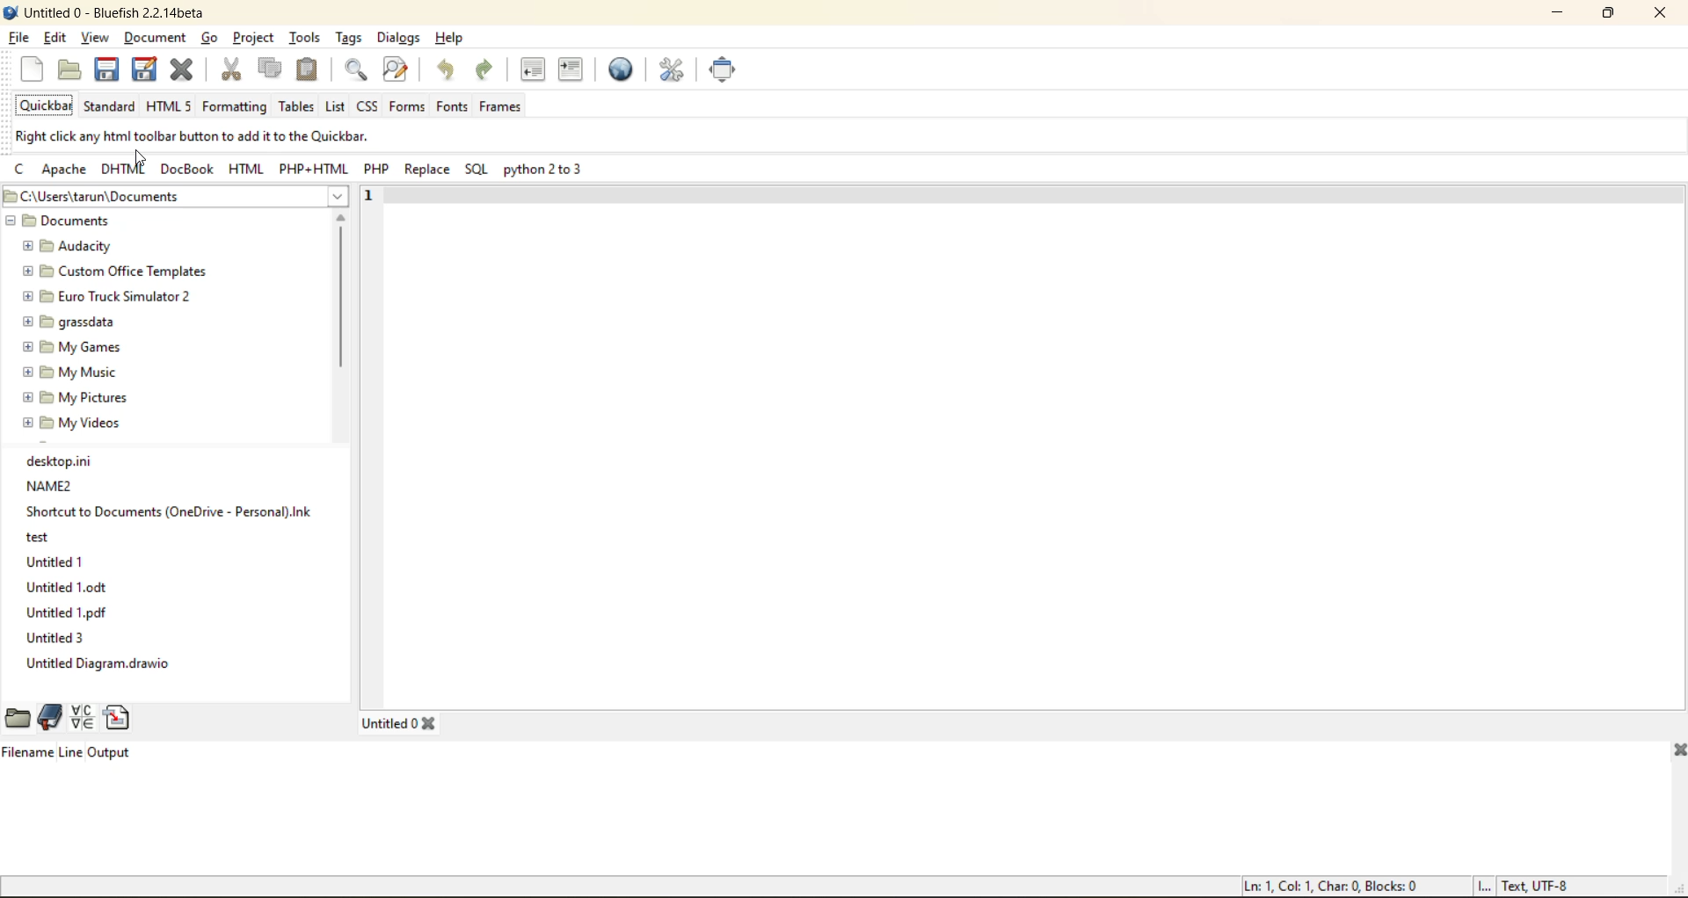 This screenshot has width=1688, height=898. What do you see at coordinates (235, 106) in the screenshot?
I see `formatting` at bounding box center [235, 106].